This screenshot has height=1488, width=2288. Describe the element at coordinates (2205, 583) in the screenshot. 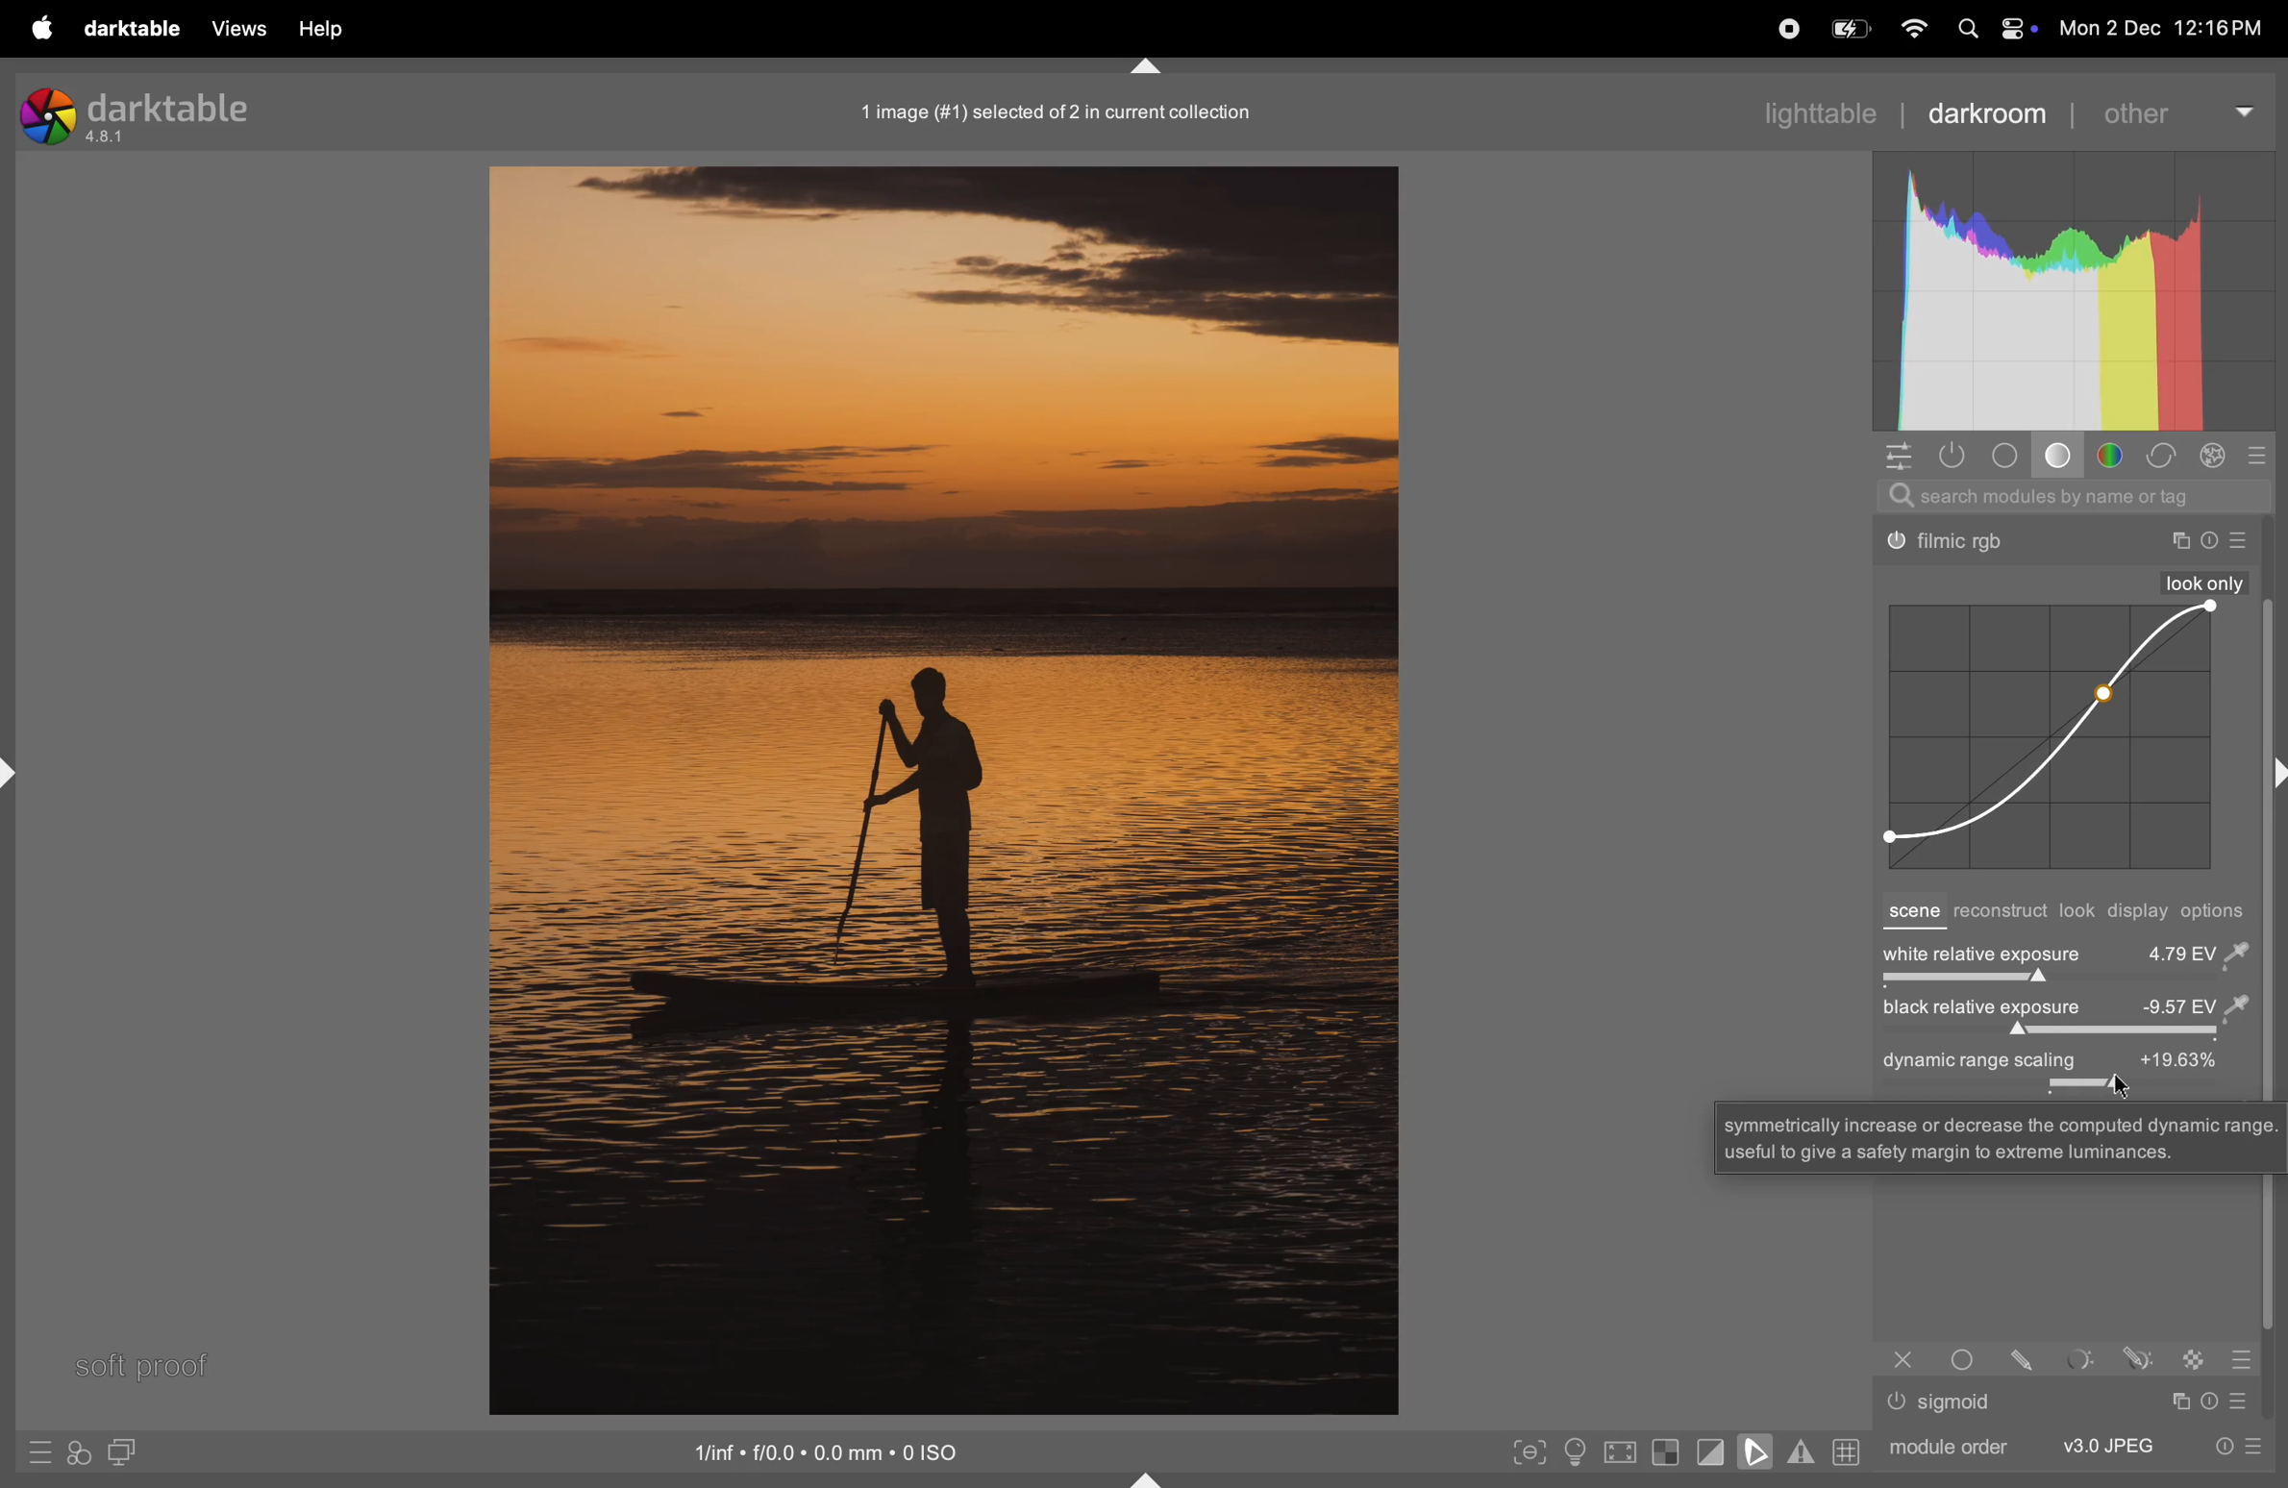

I see `` at that location.